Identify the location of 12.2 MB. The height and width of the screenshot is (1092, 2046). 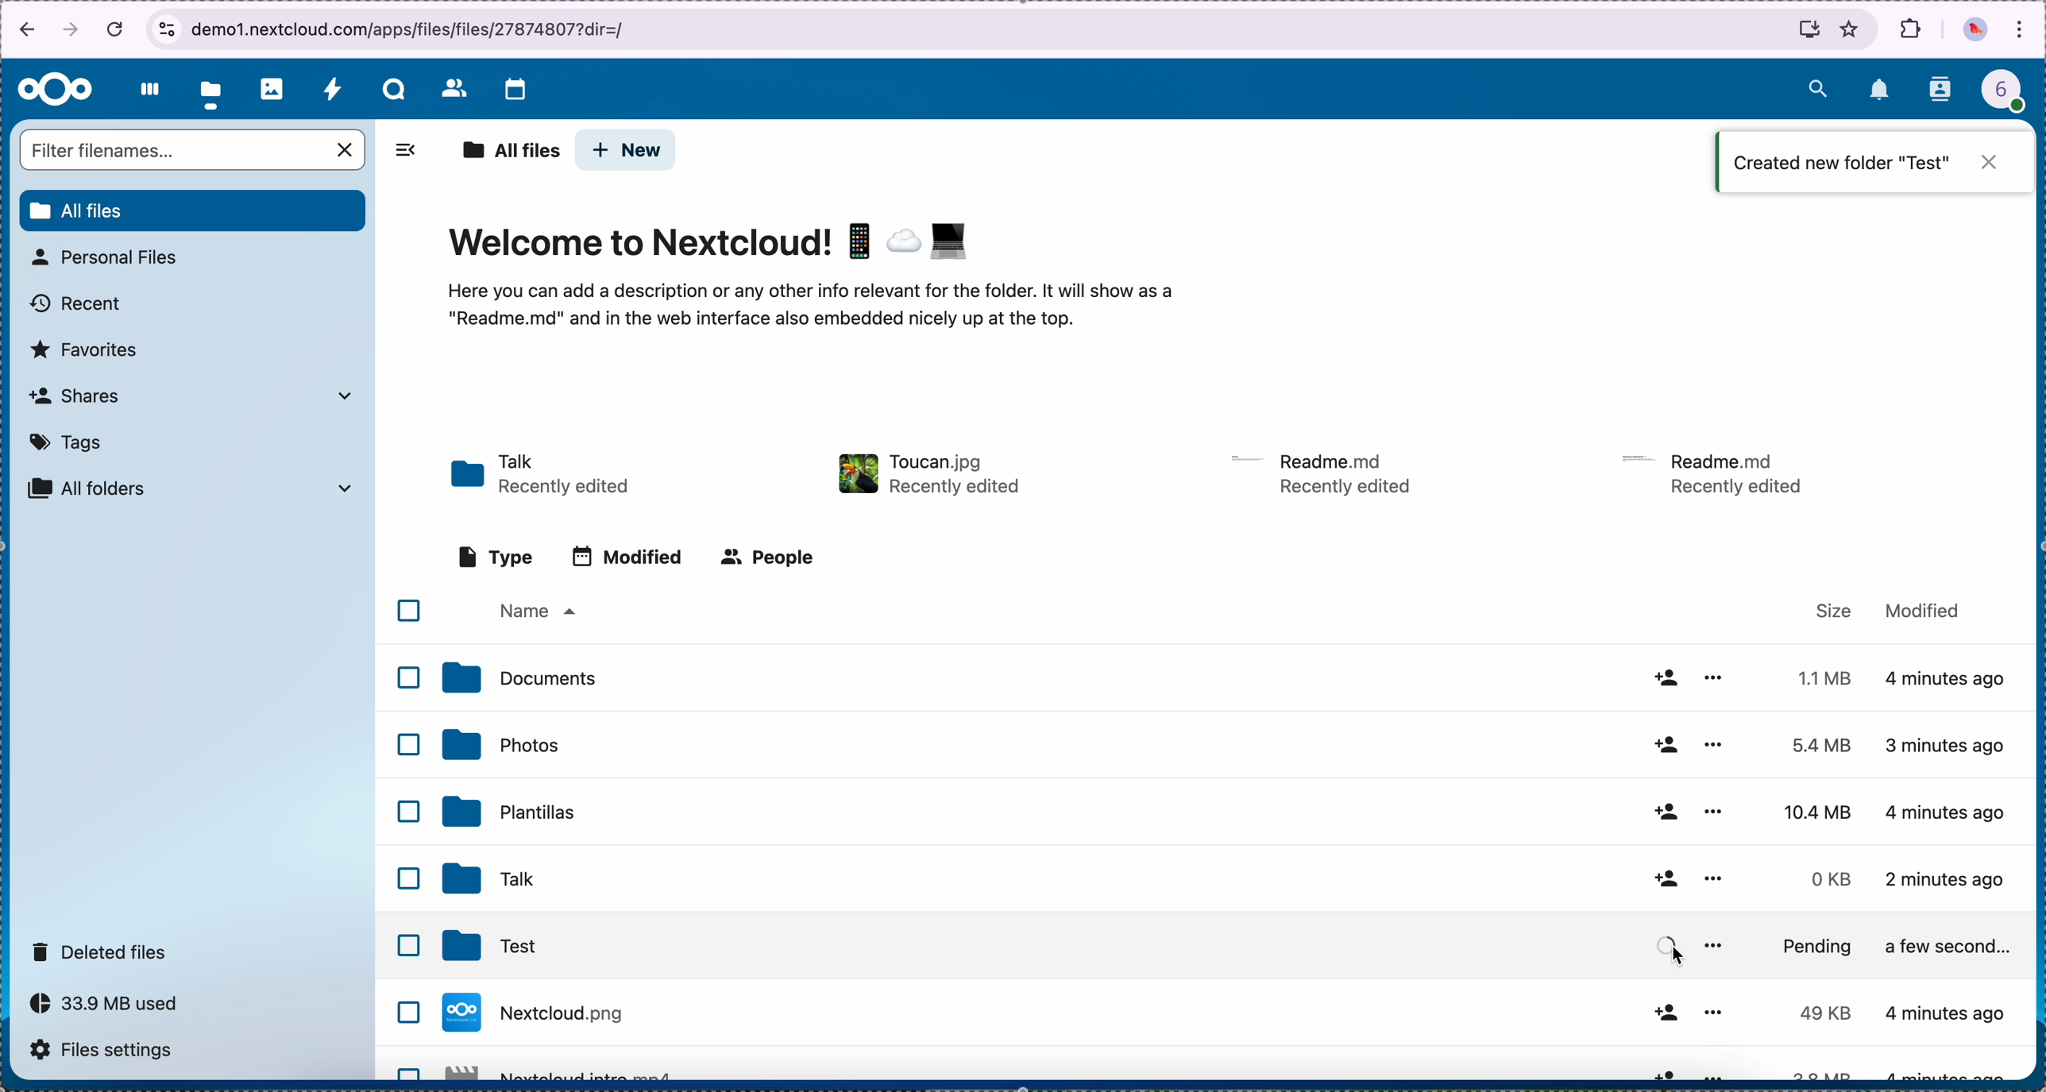
(1810, 1071).